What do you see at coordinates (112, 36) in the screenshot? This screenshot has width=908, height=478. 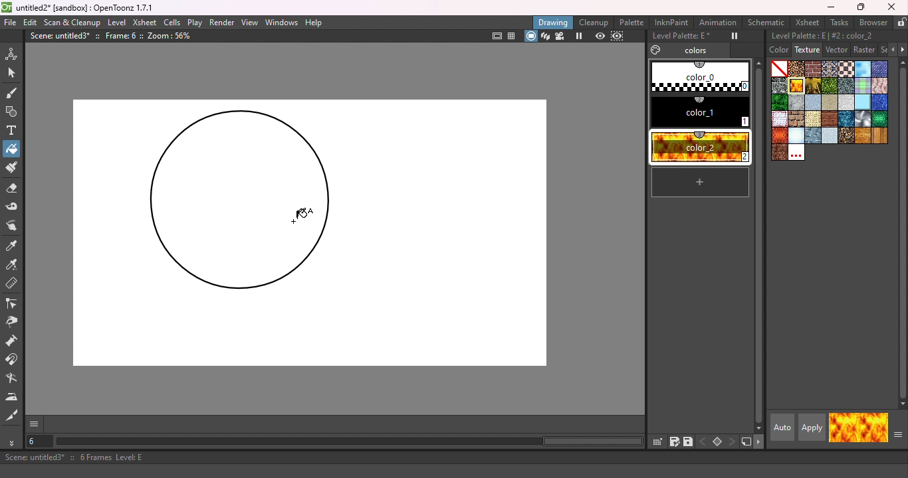 I see `Scene: untitled3* :: Frame: 6 :: Zoom: 56%` at bounding box center [112, 36].